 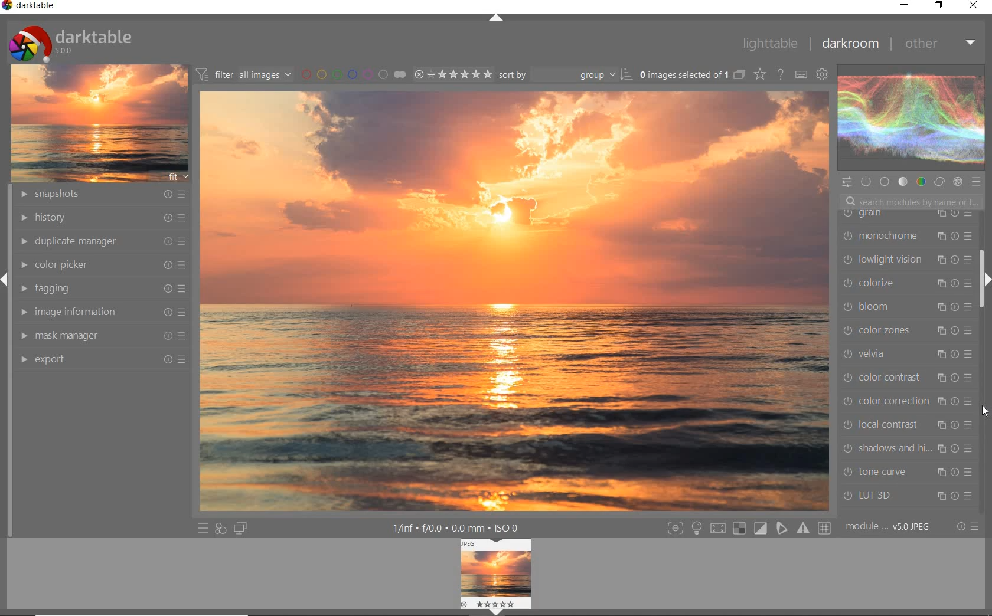 I want to click on bloom, so click(x=907, y=309).